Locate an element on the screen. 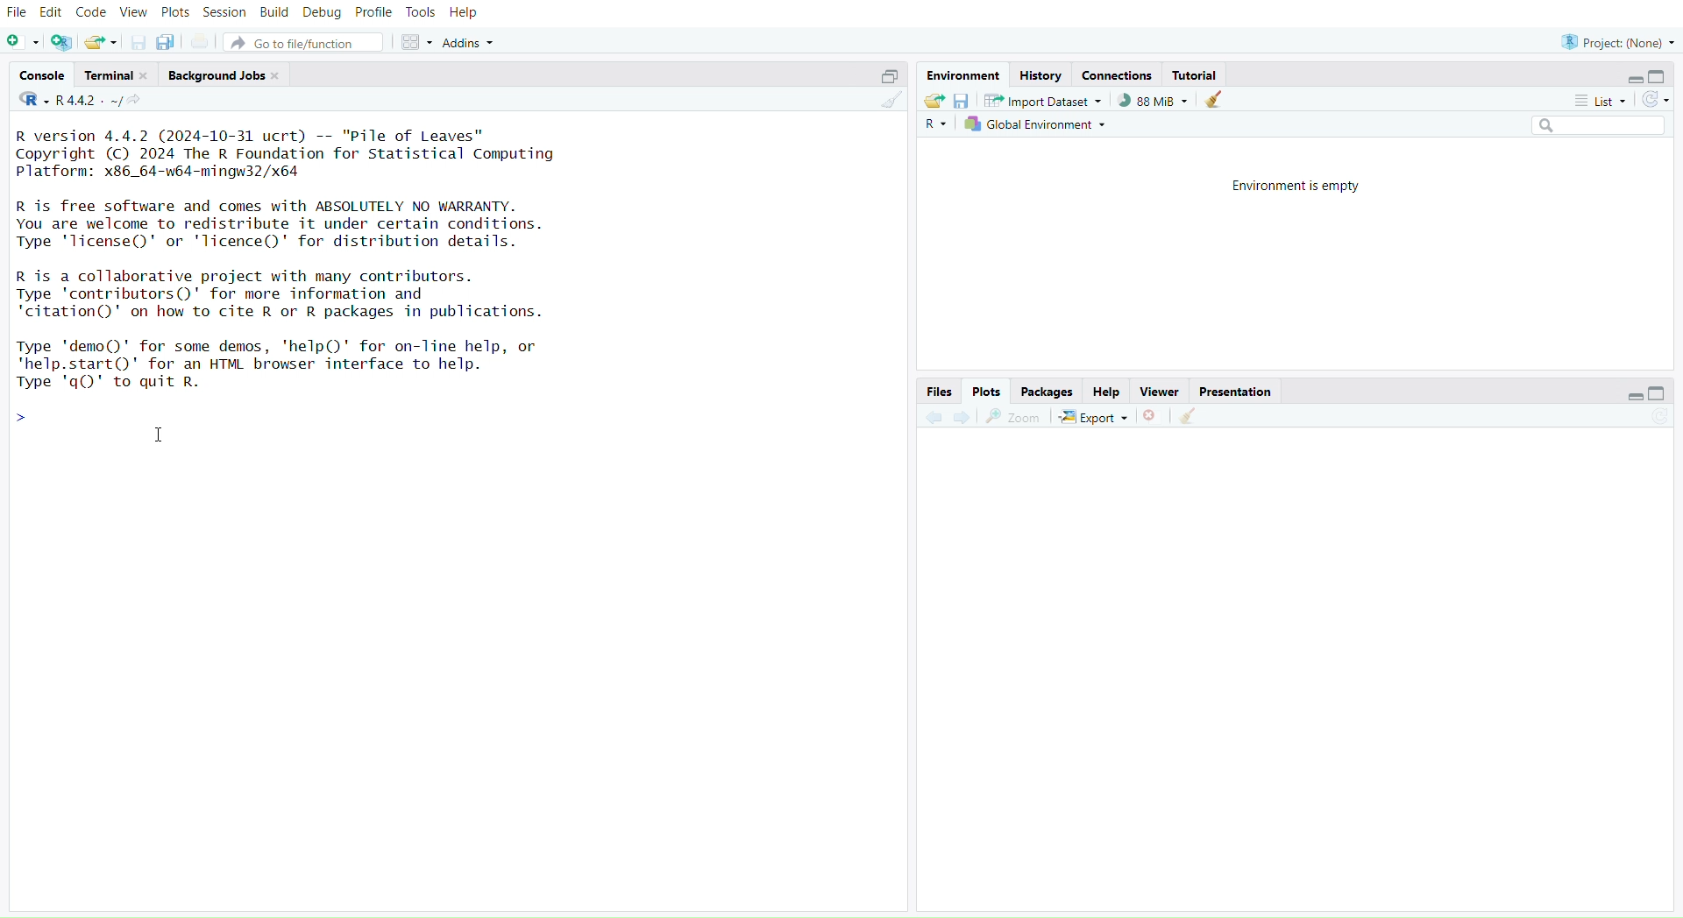 Image resolution: width=1683 pixels, height=918 pixels. tools is located at coordinates (422, 12).